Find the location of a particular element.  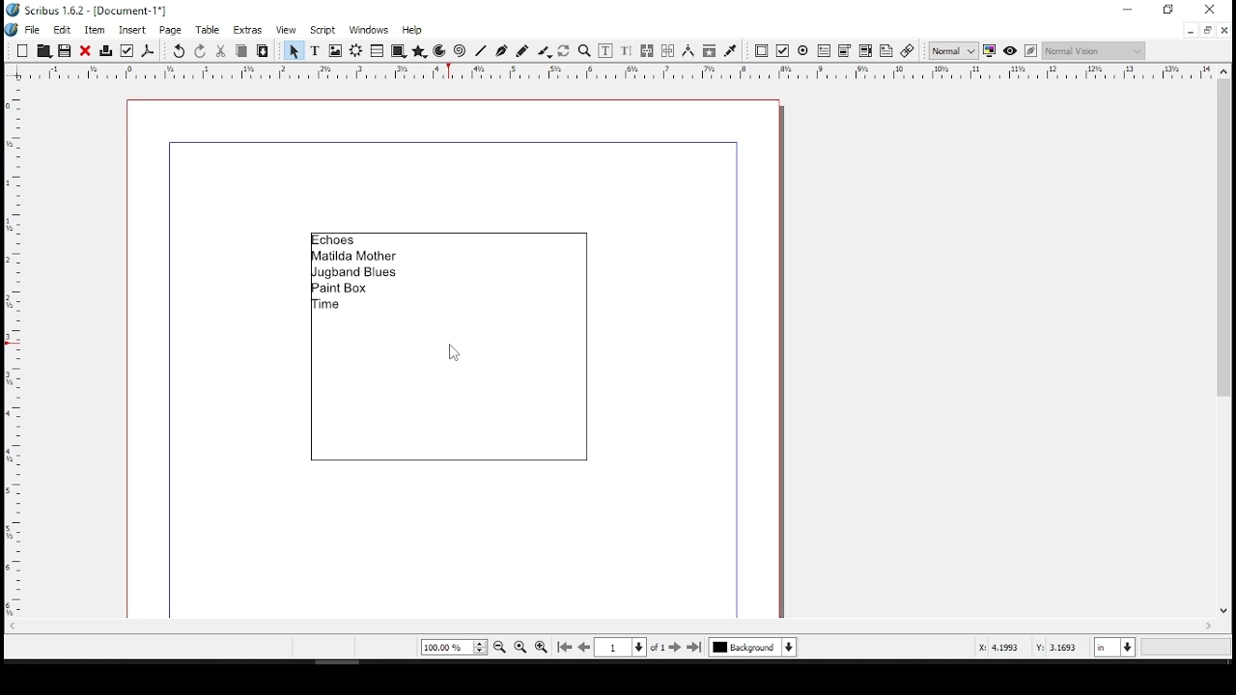

select image preview quality is located at coordinates (953, 50).